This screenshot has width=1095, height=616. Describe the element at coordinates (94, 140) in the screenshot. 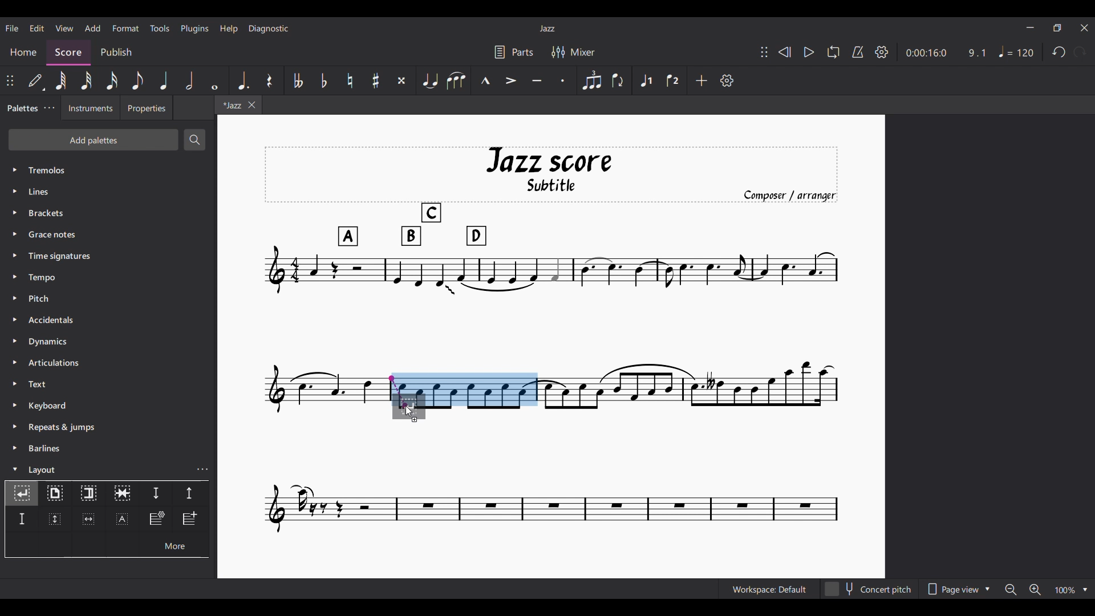

I see `Add palettes` at that location.